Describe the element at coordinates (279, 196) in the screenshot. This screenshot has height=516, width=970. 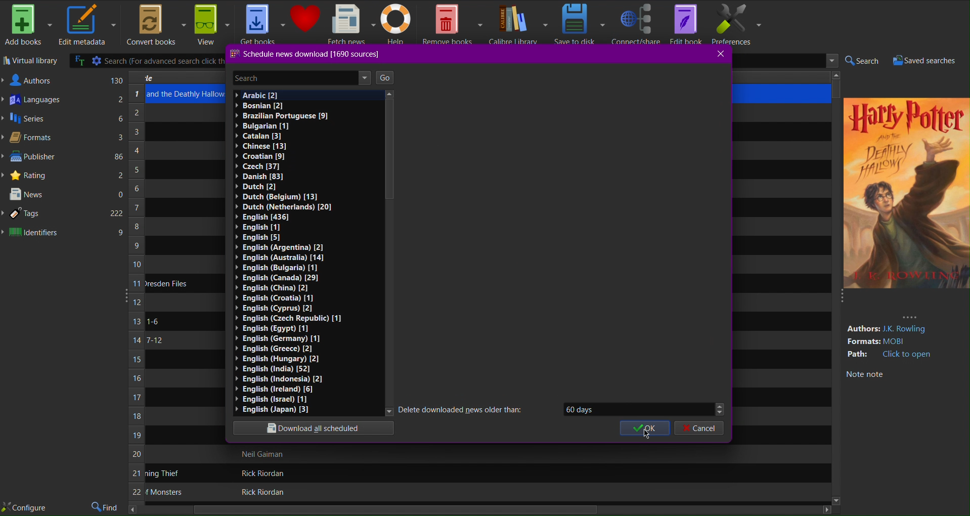
I see `Dutch (Belgium) [13]` at that location.